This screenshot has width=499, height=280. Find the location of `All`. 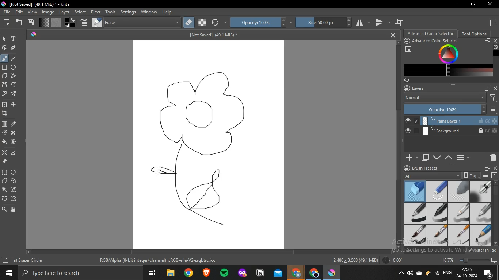

All is located at coordinates (432, 175).